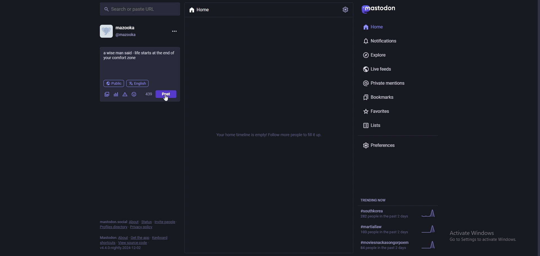 The width and height of the screenshot is (540, 256). Describe the element at coordinates (113, 222) in the screenshot. I see `mastodon social` at that location.